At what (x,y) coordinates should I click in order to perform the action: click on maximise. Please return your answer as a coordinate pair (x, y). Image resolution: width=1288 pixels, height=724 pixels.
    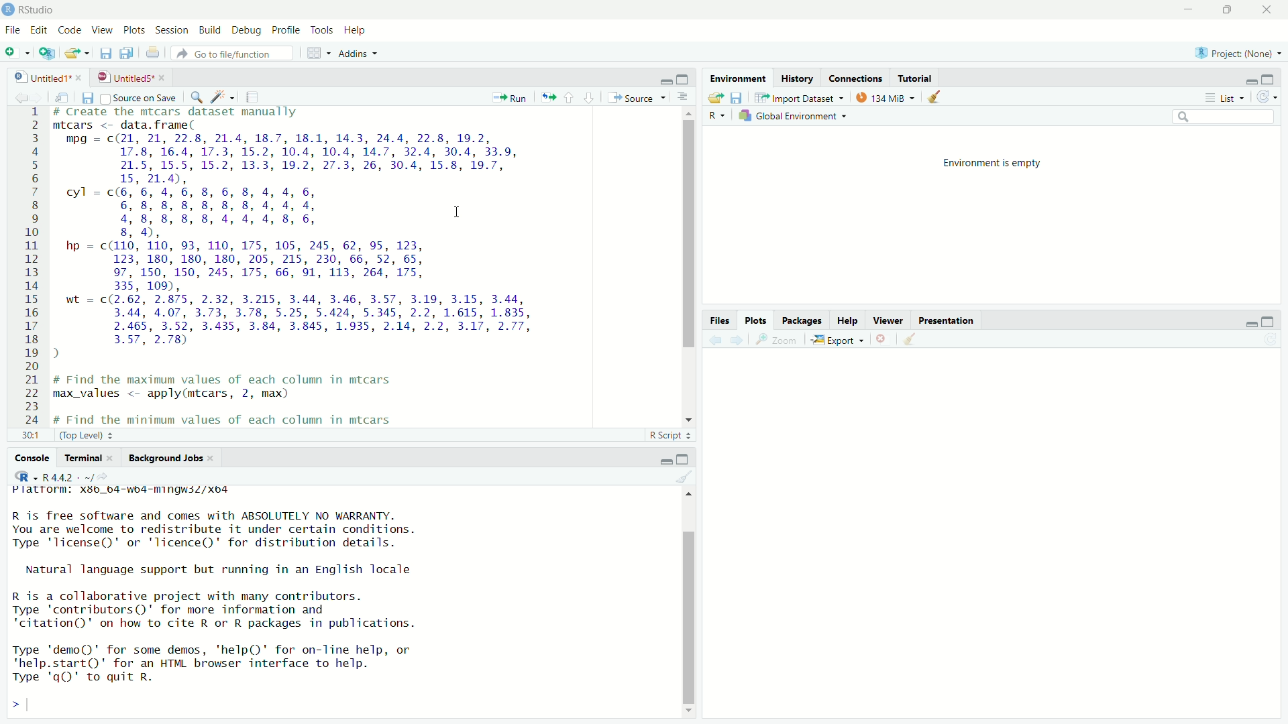
    Looking at the image, I should click on (1267, 319).